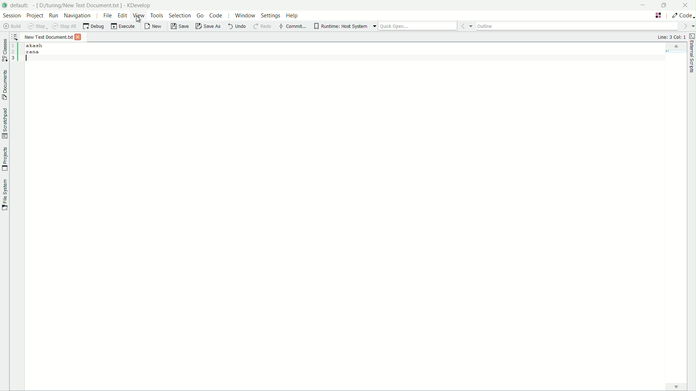 This screenshot has height=391, width=696. I want to click on default: - [ D:/turing/New Text Document.txt ] - KDevelop, so click(84, 4).